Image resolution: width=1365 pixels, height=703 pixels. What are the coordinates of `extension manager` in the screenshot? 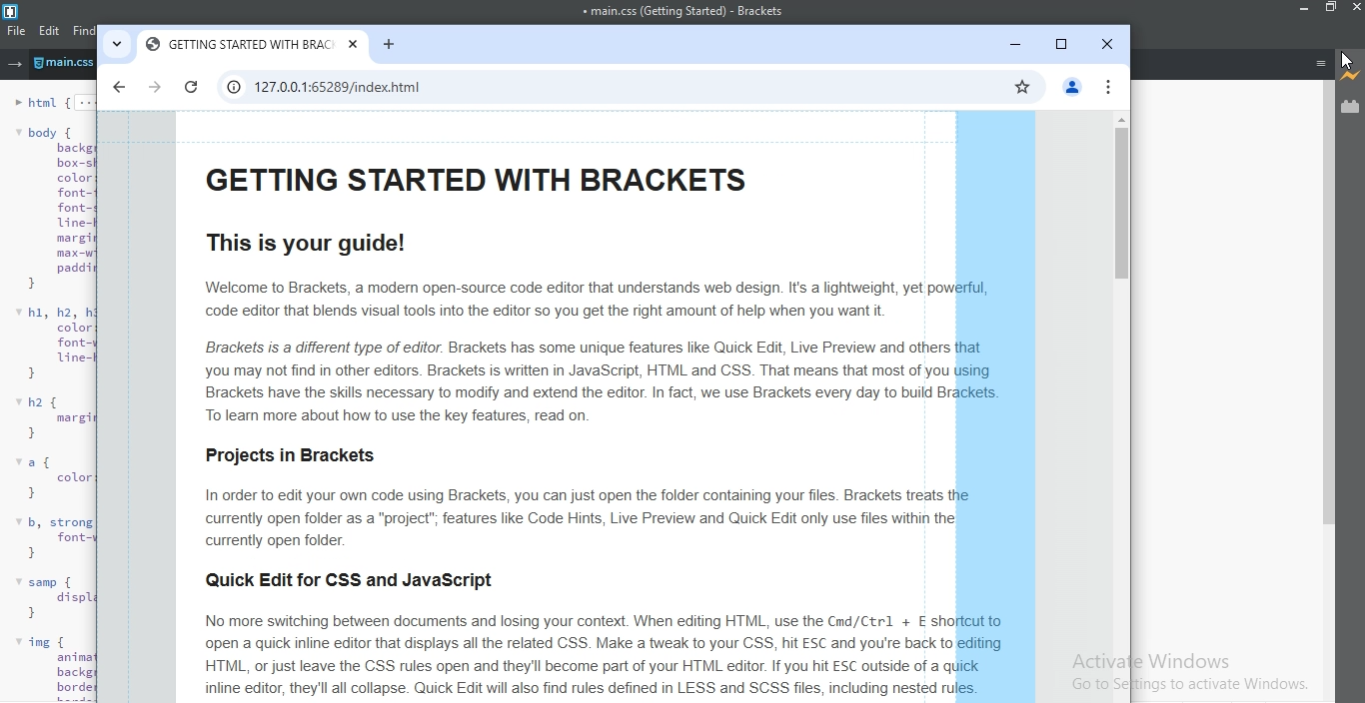 It's located at (1352, 107).